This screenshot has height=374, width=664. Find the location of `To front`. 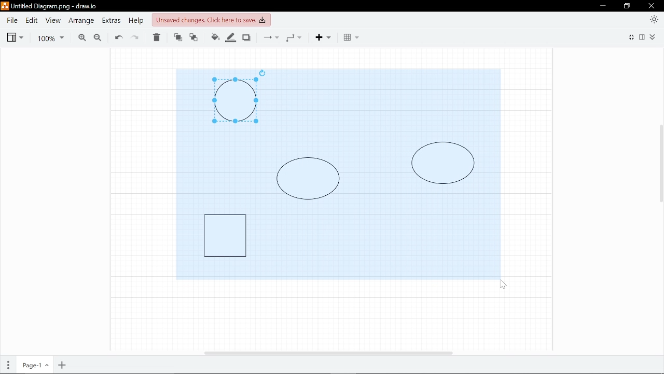

To front is located at coordinates (177, 38).